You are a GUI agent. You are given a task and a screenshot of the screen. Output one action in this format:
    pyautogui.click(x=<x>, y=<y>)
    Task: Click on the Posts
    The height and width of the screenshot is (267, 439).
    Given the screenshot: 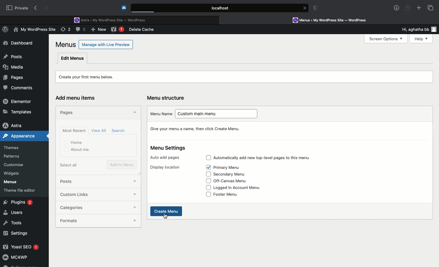 What is the action you would take?
    pyautogui.click(x=72, y=182)
    